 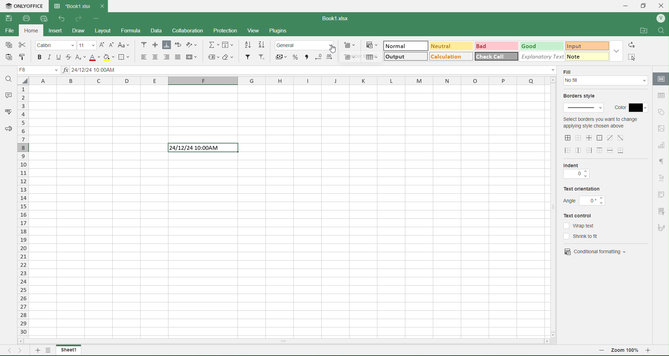 What do you see at coordinates (618, 51) in the screenshot?
I see `Formatting Box` at bounding box center [618, 51].